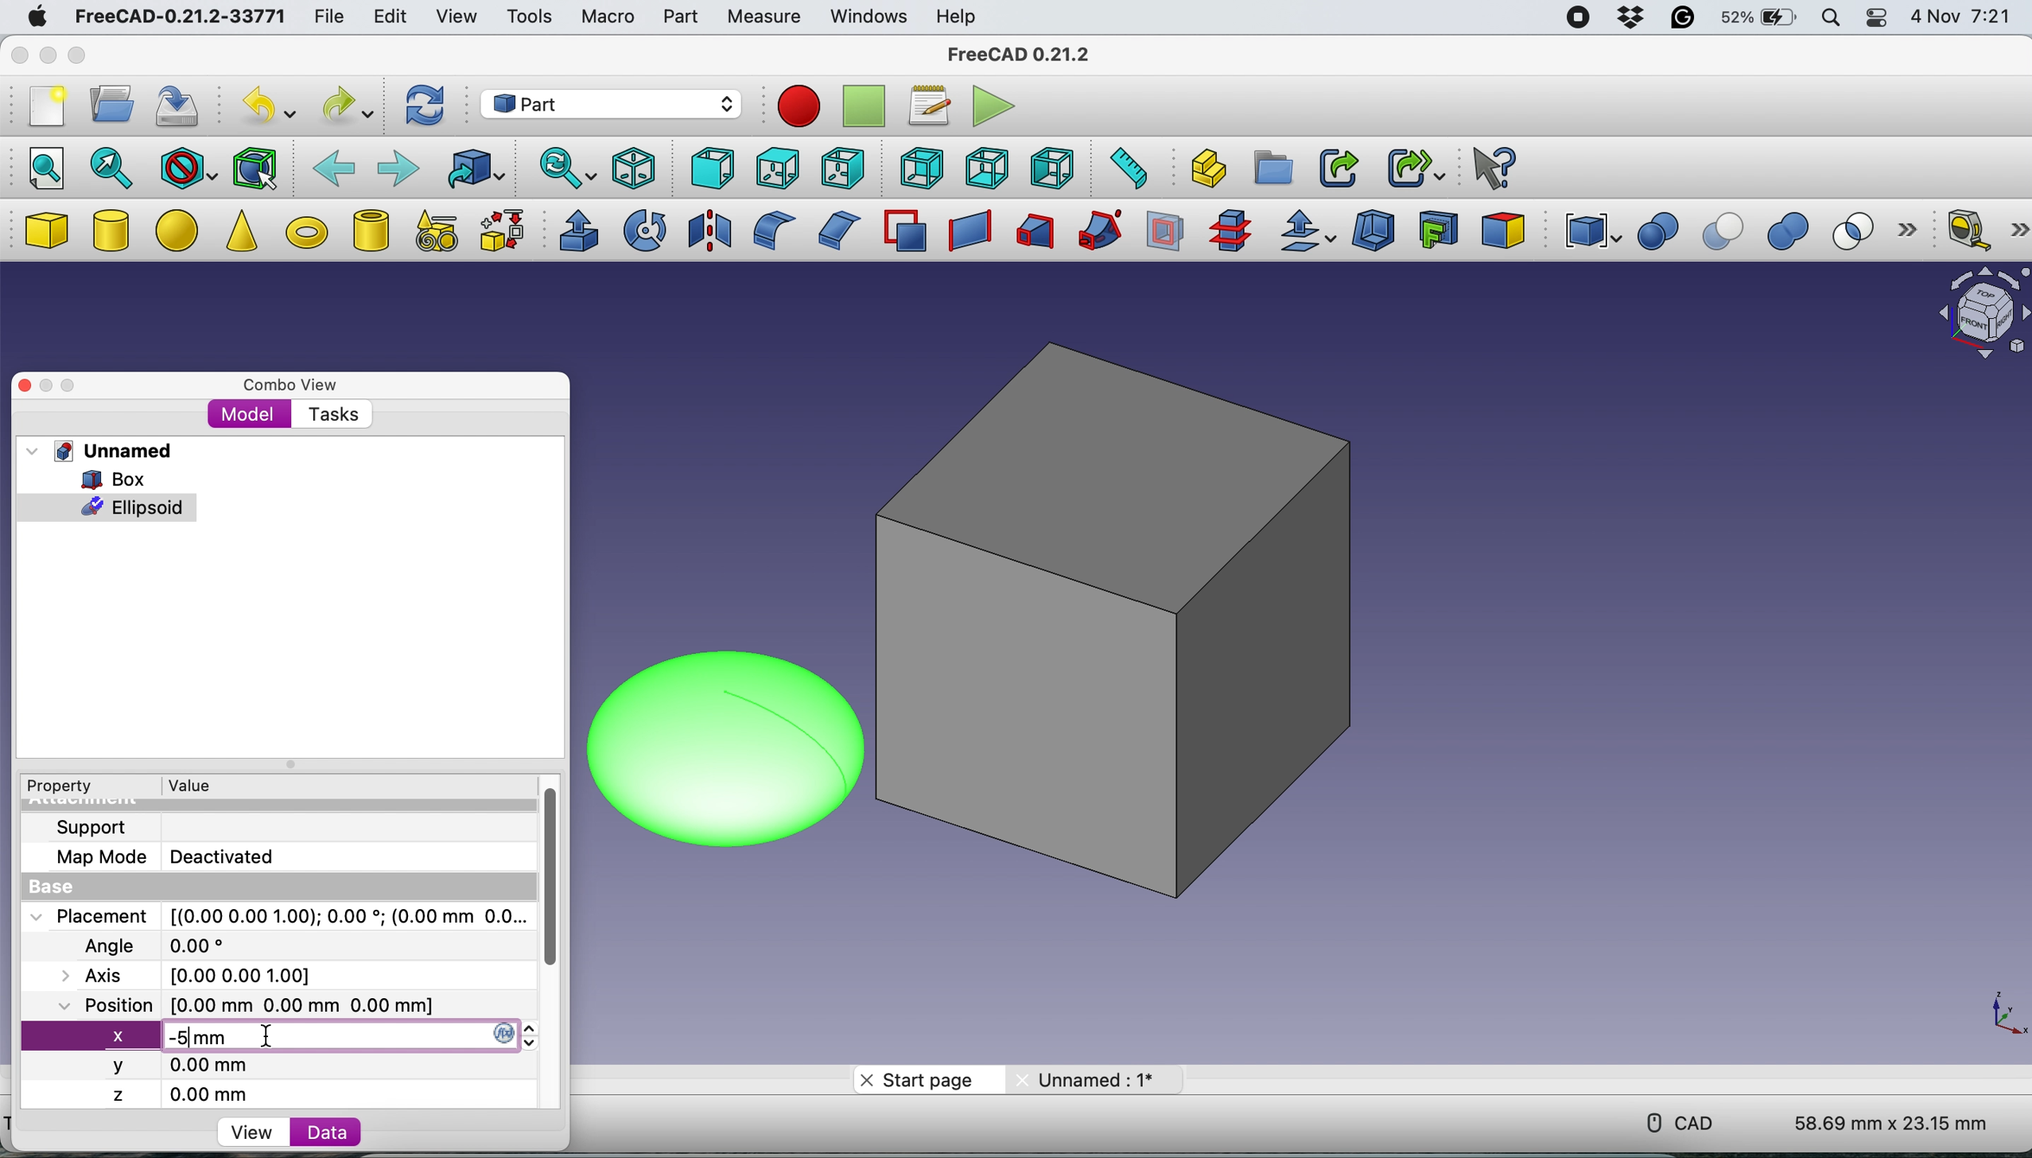 The height and width of the screenshot is (1158, 2032). Describe the element at coordinates (306, 232) in the screenshot. I see `torus` at that location.